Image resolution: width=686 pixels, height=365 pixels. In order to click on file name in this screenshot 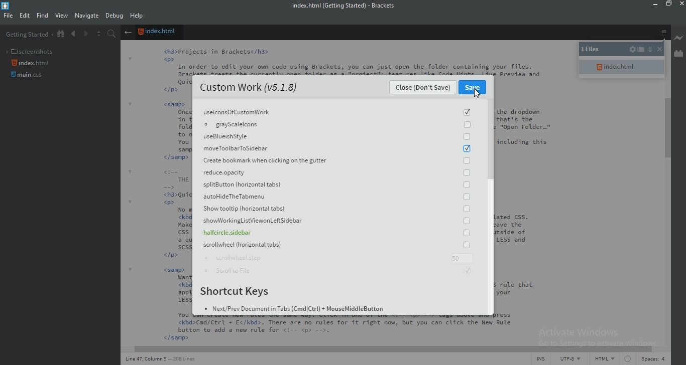, I will do `click(347, 6)`.